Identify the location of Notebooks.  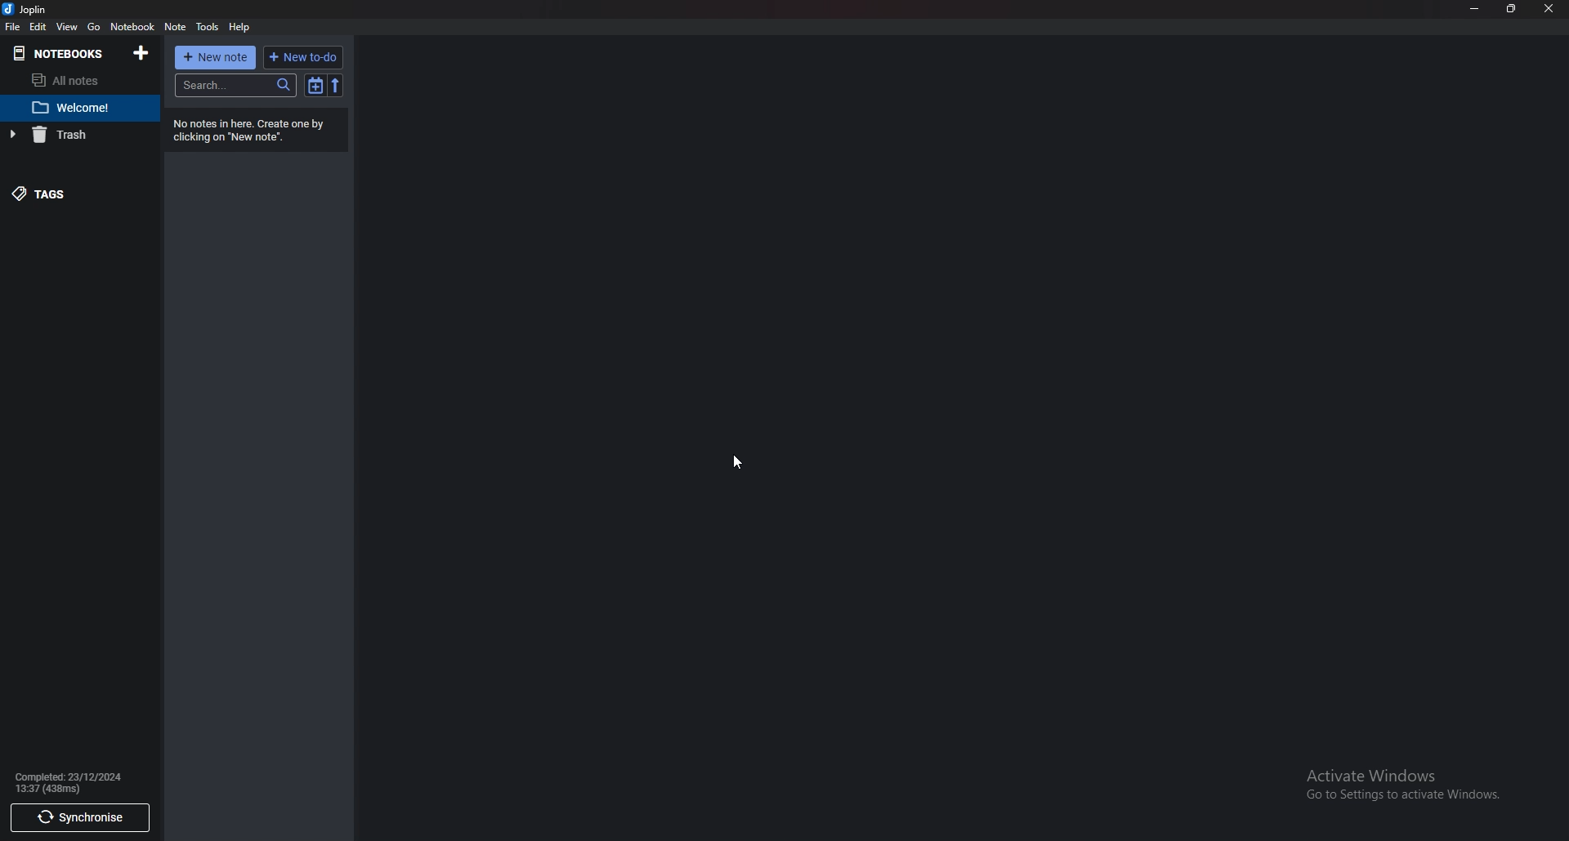
(58, 53).